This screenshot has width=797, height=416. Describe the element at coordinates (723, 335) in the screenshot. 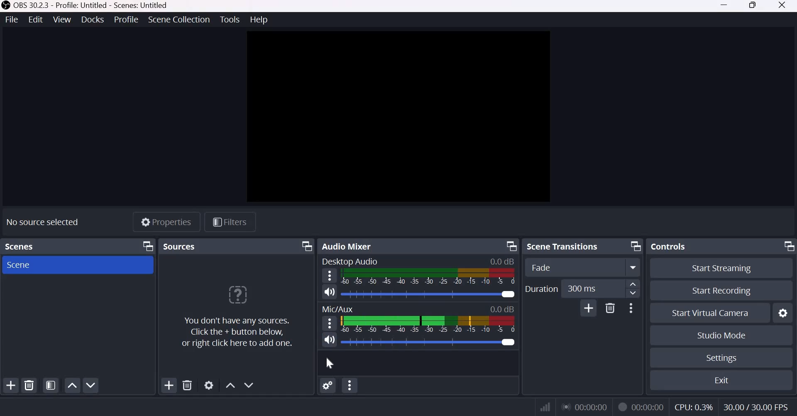

I see `Studio mode` at that location.